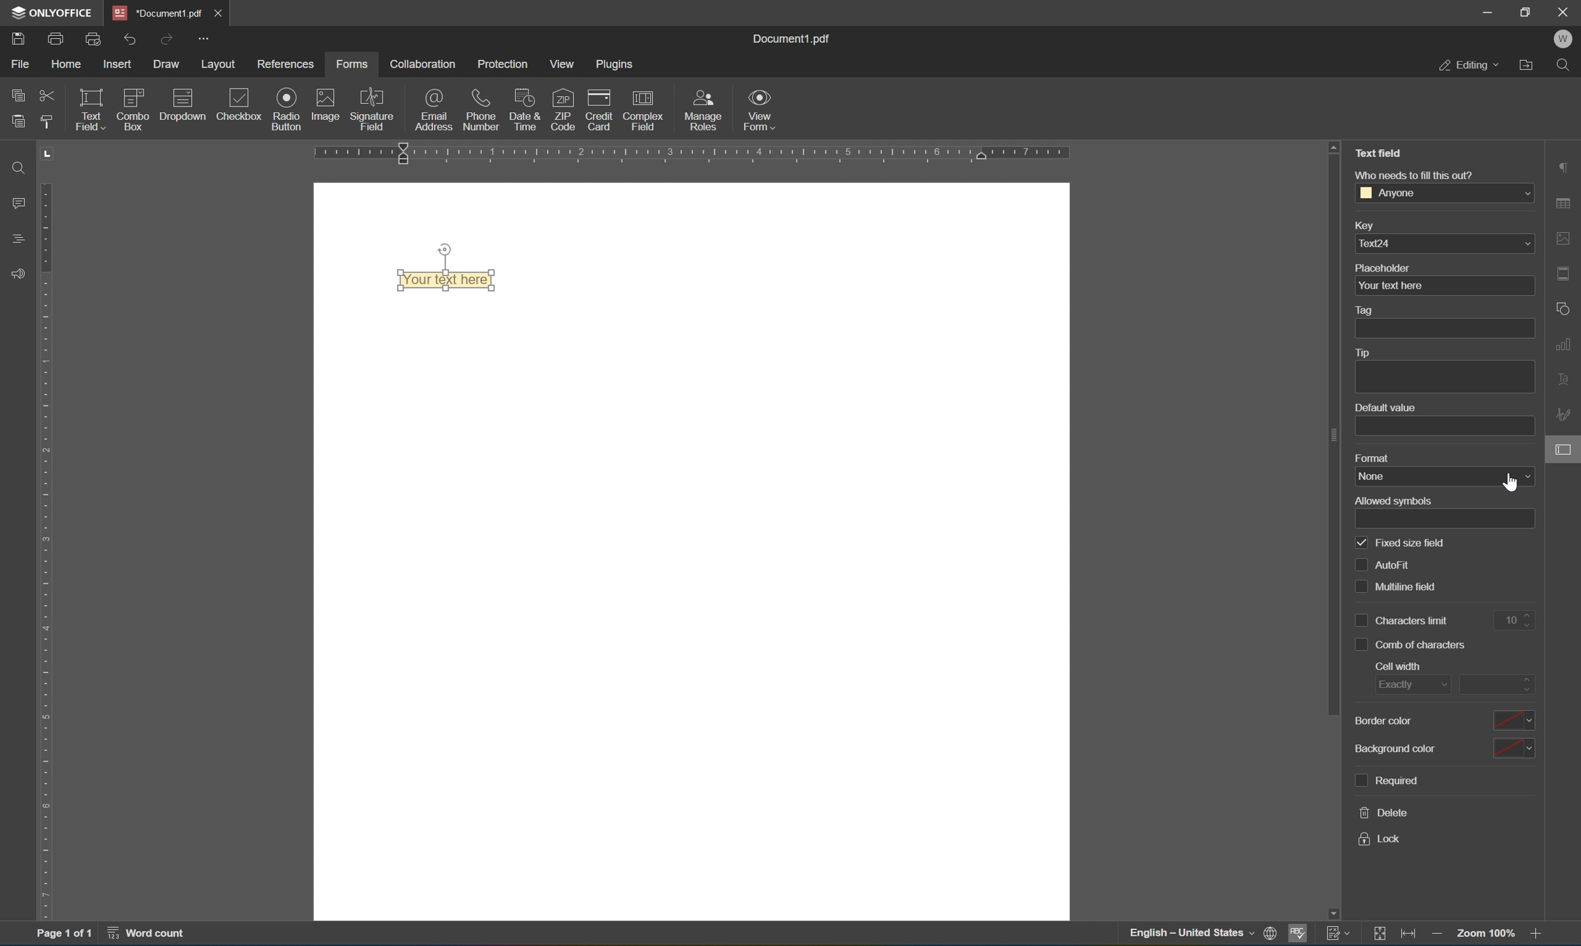 This screenshot has height=946, width=1581. Describe the element at coordinates (706, 111) in the screenshot. I see `manage roles` at that location.